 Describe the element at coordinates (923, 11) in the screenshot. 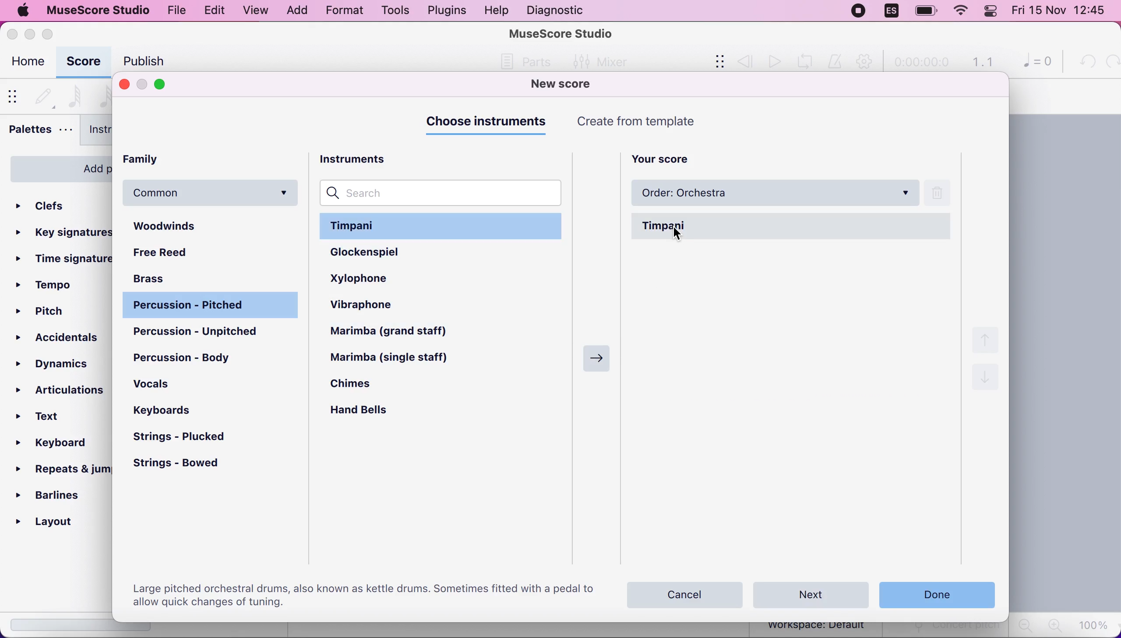

I see `battery` at that location.